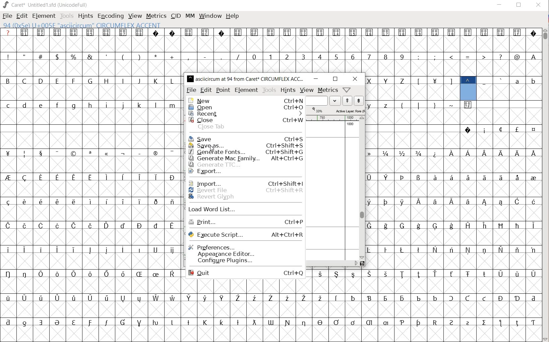  What do you see at coordinates (233, 16) in the screenshot?
I see `HELP` at bounding box center [233, 16].